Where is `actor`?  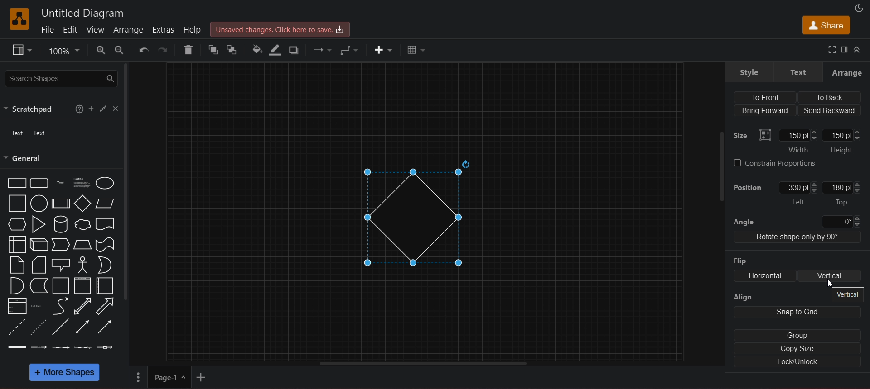
actor is located at coordinates (82, 264).